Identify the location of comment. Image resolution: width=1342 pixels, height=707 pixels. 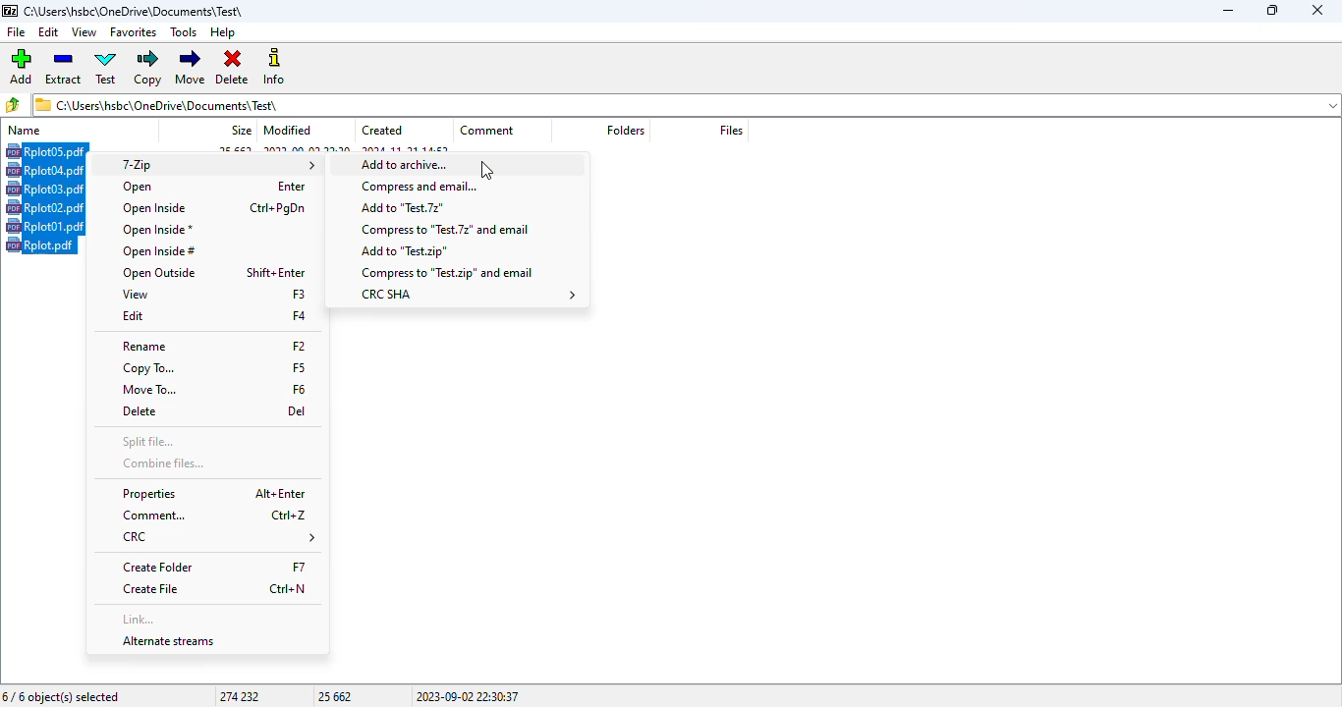
(217, 515).